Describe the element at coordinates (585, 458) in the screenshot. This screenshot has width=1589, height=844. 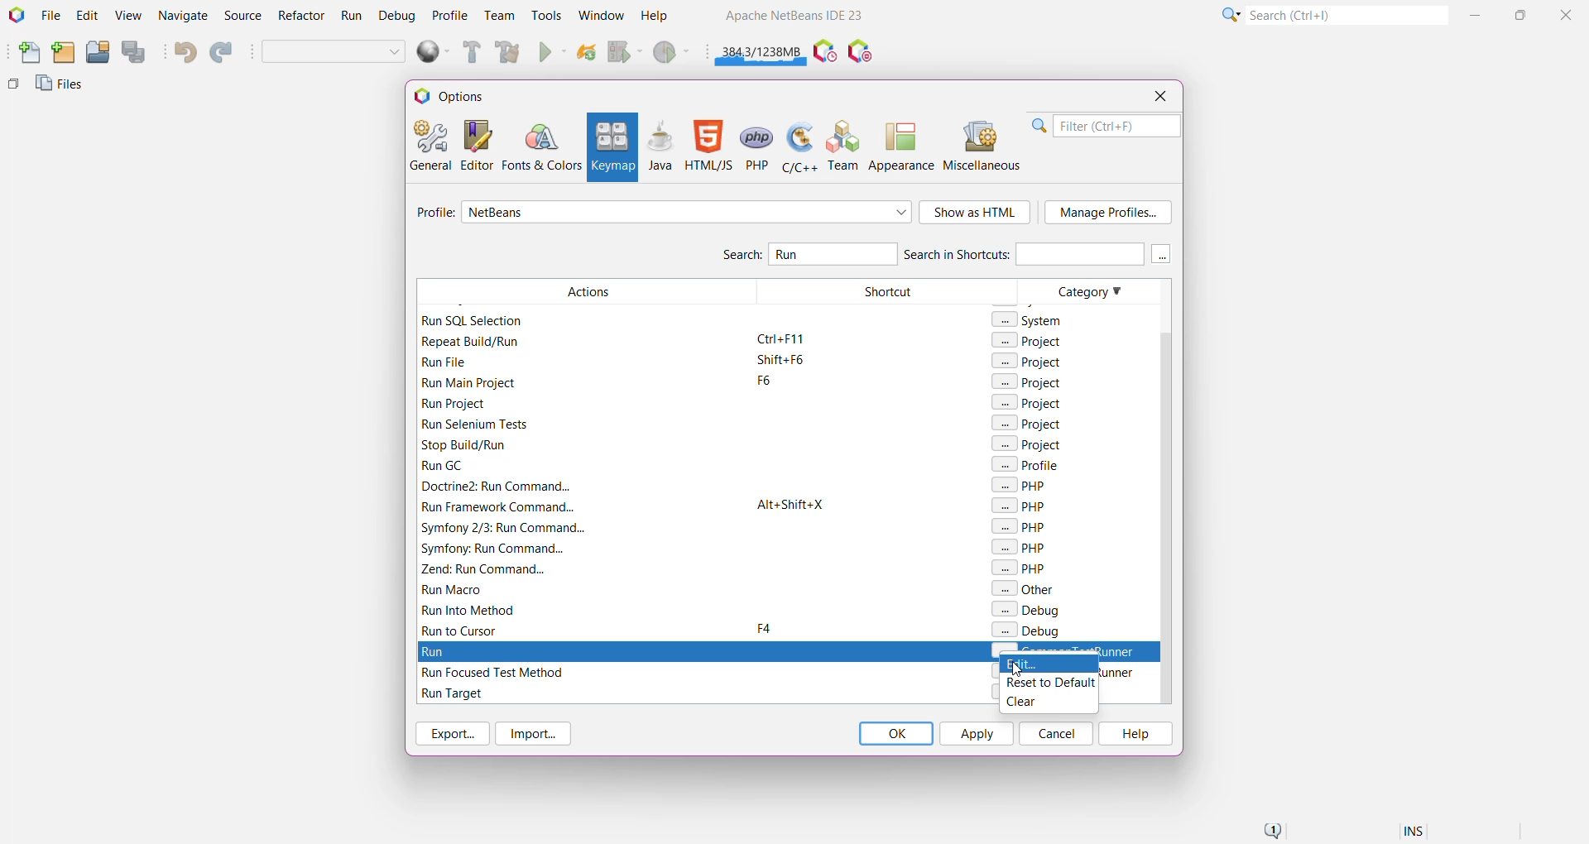
I see `Filtered Actions with Run keyword` at that location.